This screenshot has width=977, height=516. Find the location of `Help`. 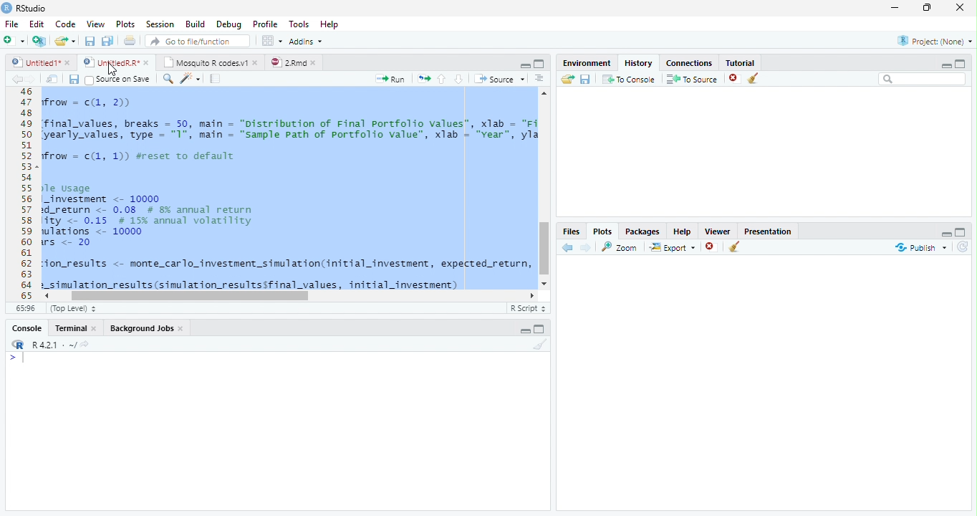

Help is located at coordinates (331, 25).